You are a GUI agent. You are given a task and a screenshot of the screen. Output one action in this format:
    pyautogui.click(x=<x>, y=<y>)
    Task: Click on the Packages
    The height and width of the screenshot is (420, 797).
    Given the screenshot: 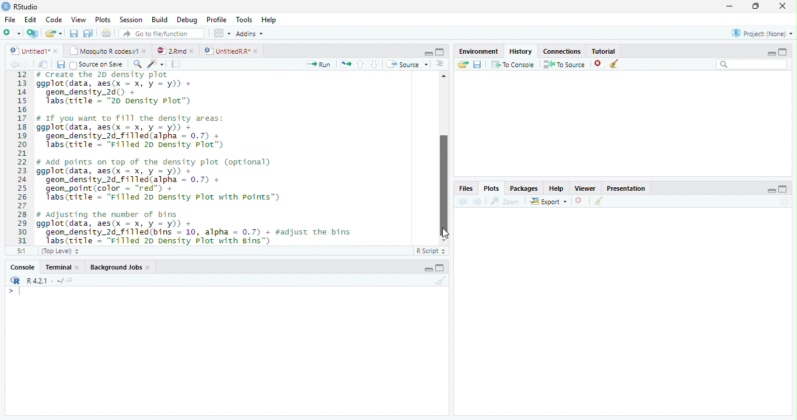 What is the action you would take?
    pyautogui.click(x=523, y=190)
    